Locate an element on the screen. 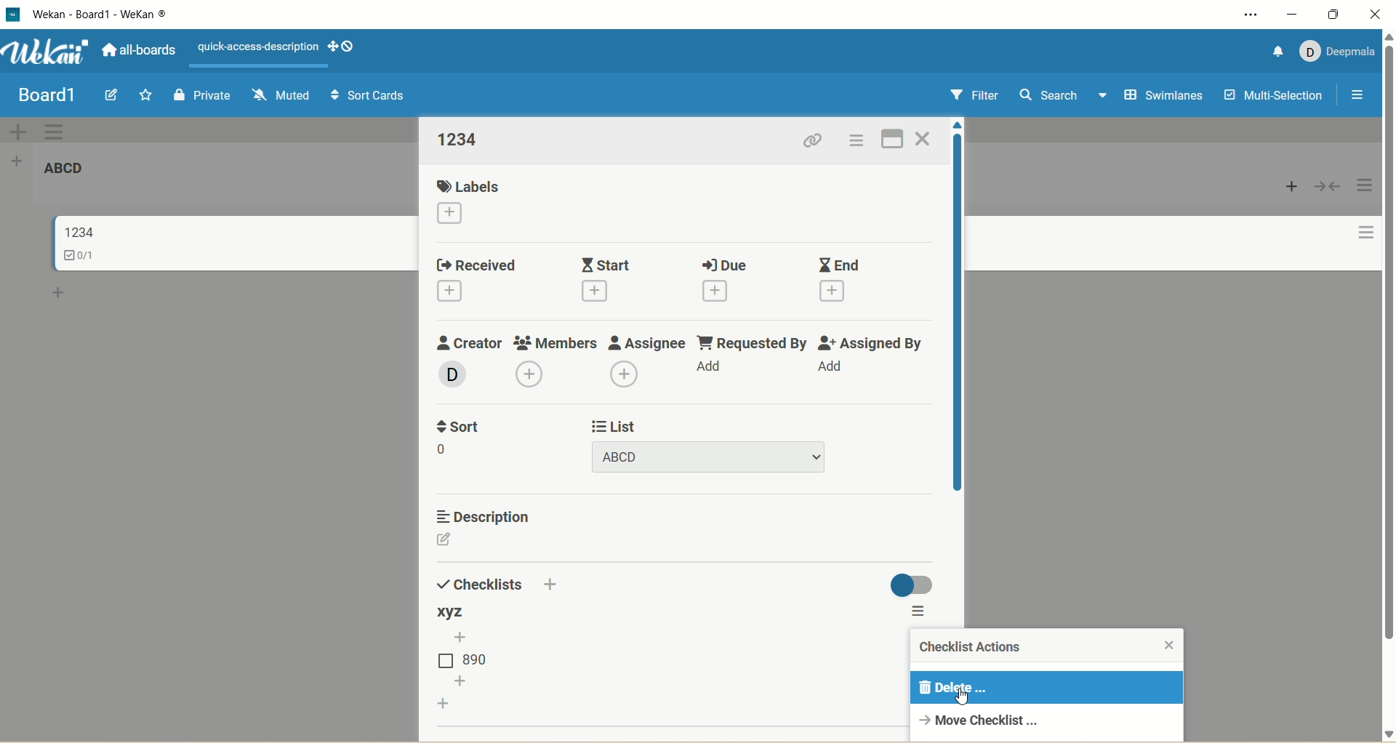 Image resolution: width=1396 pixels, height=743 pixels. add is located at coordinates (714, 369).